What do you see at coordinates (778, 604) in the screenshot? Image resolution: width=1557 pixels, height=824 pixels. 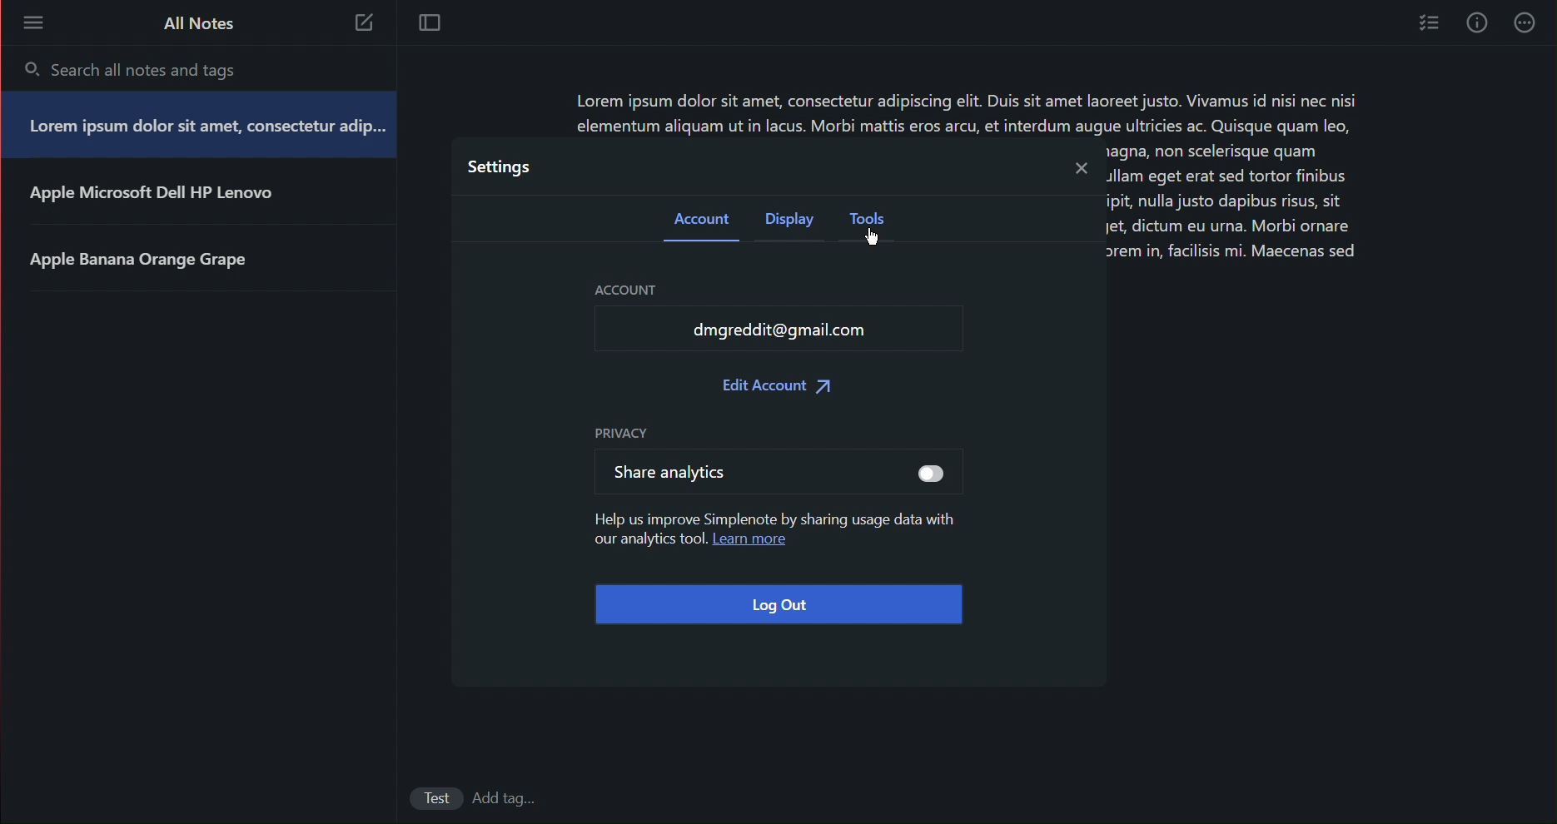 I see `Log Out` at bounding box center [778, 604].